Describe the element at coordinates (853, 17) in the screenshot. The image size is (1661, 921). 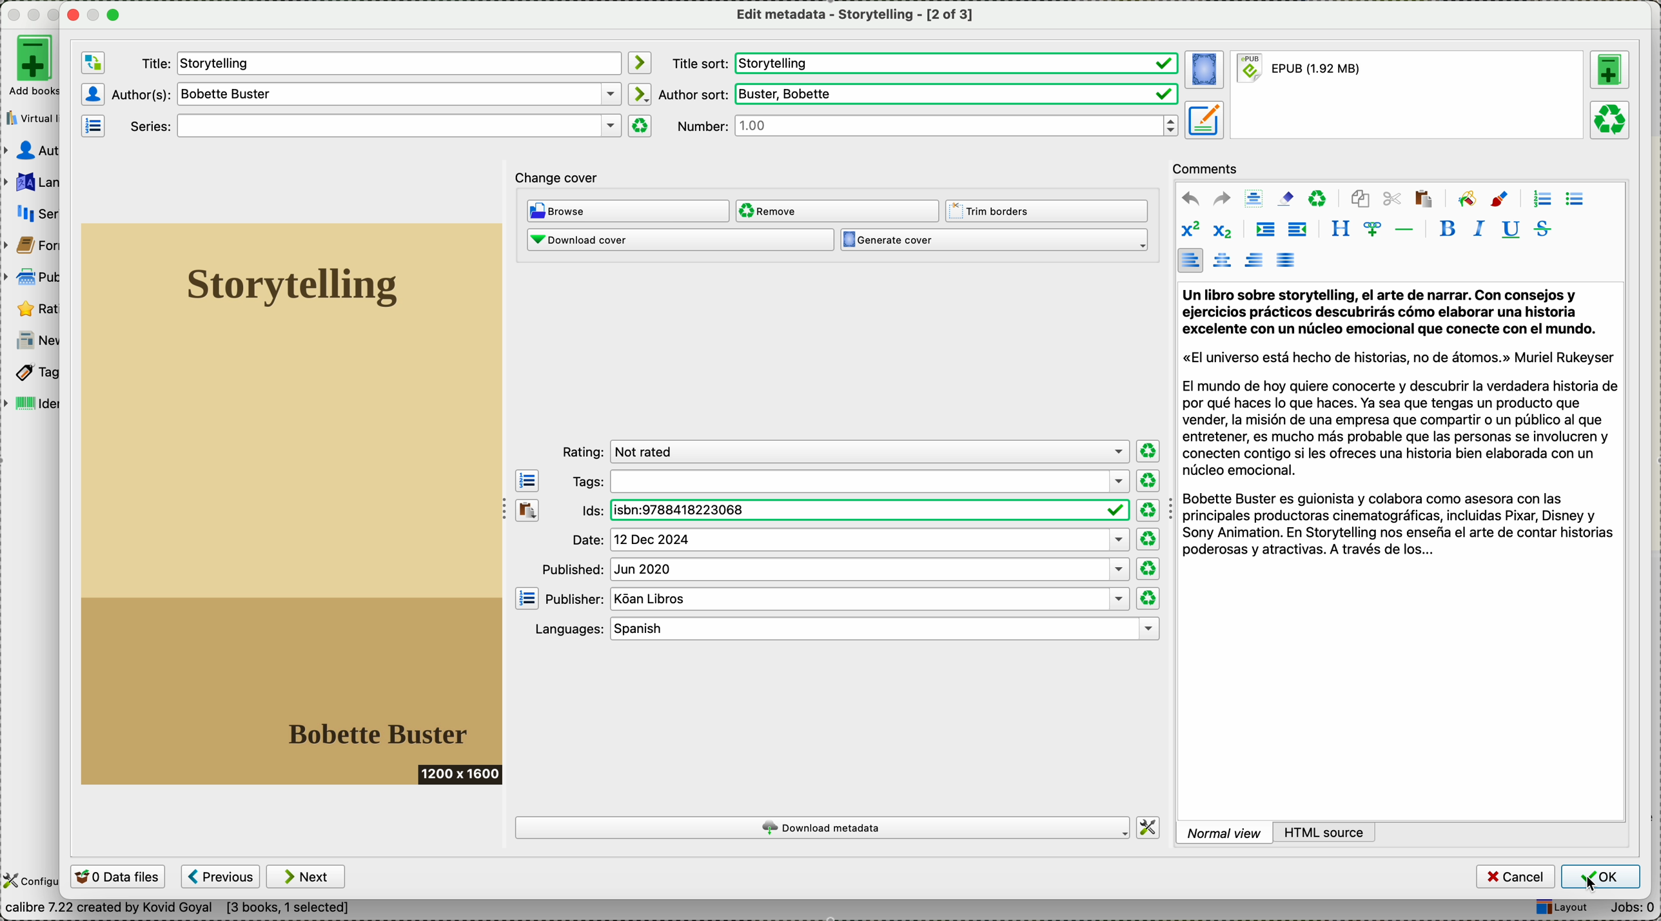
I see `edit metadata` at that location.